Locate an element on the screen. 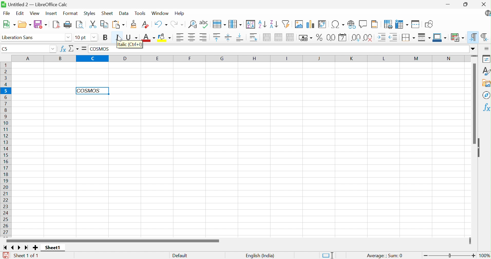 Image resolution: width=491 pixels, height=259 pixels. Scroll bar is located at coordinates (475, 103).